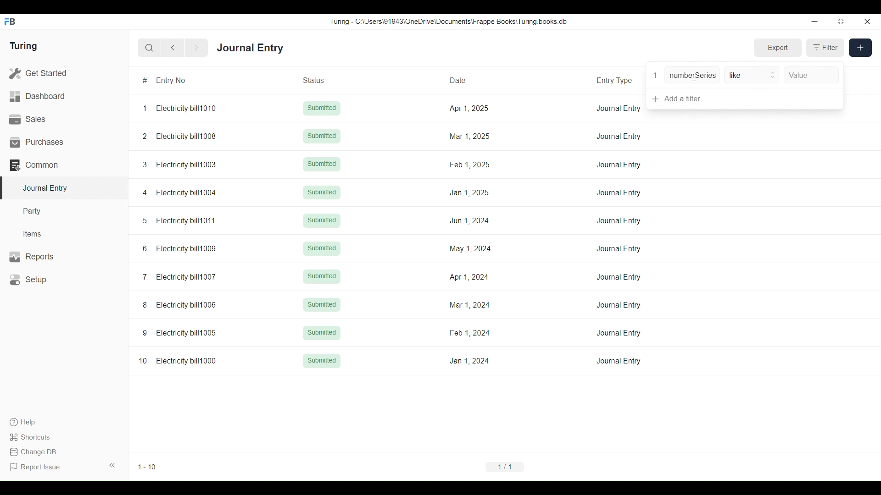 This screenshot has height=495, width=881. What do you see at coordinates (616, 79) in the screenshot?
I see `Entry Type` at bounding box center [616, 79].